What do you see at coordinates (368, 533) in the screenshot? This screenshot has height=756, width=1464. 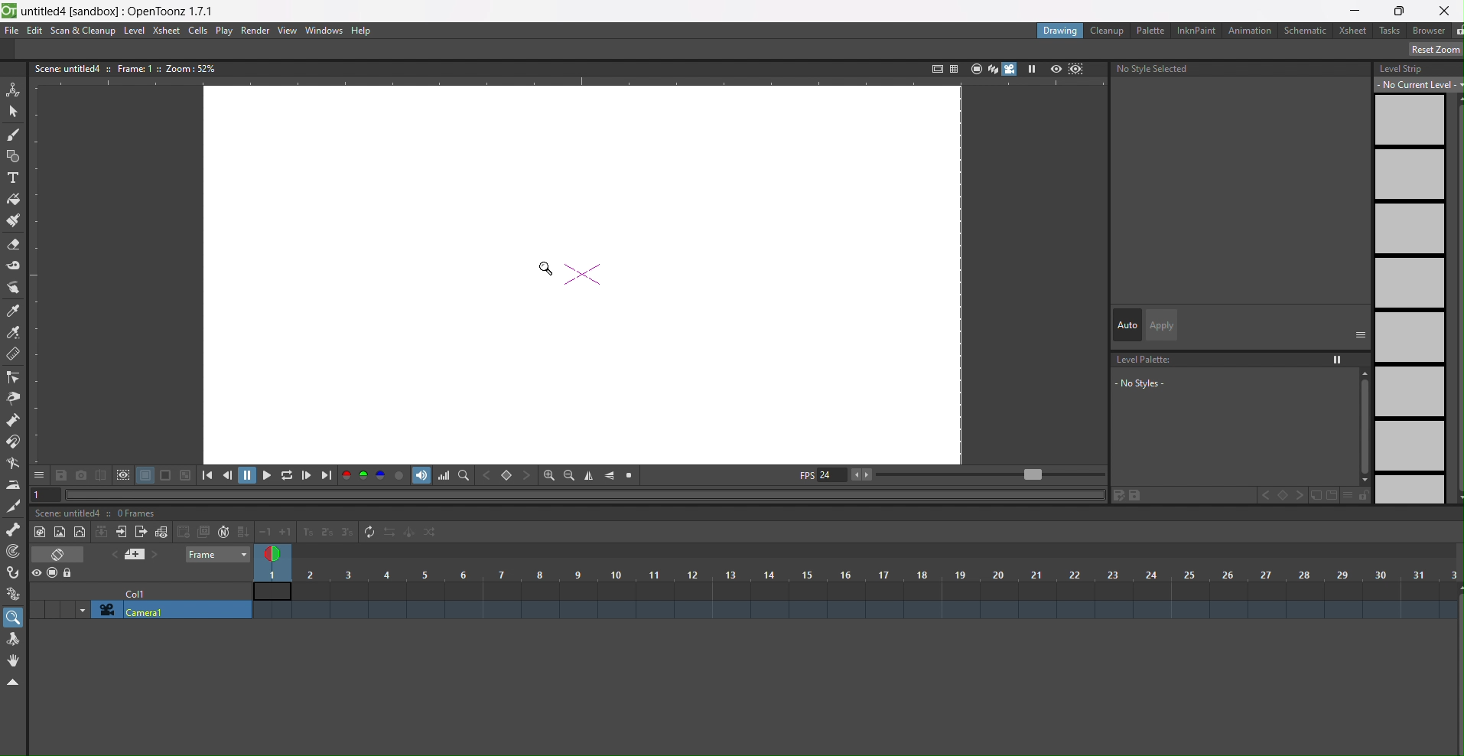 I see `refresh` at bounding box center [368, 533].